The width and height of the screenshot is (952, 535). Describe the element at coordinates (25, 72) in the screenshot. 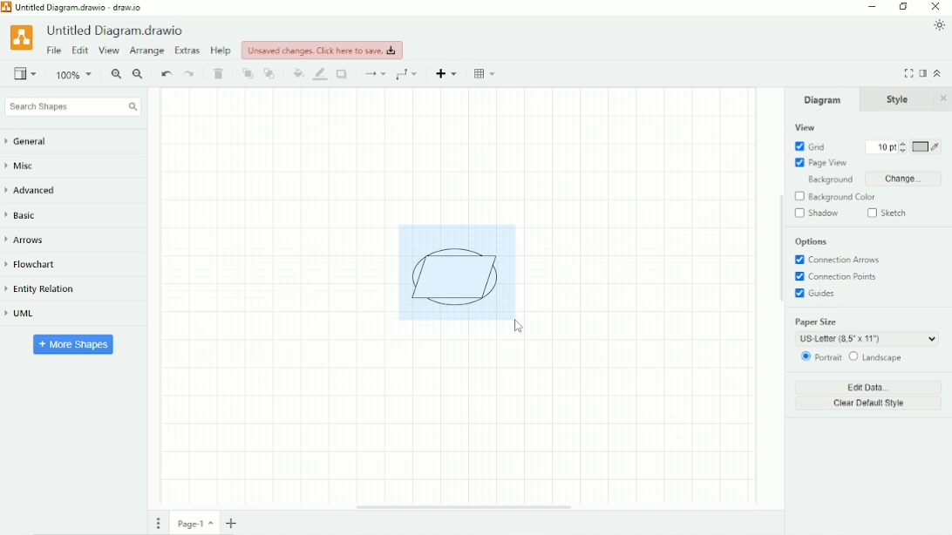

I see `View` at that location.